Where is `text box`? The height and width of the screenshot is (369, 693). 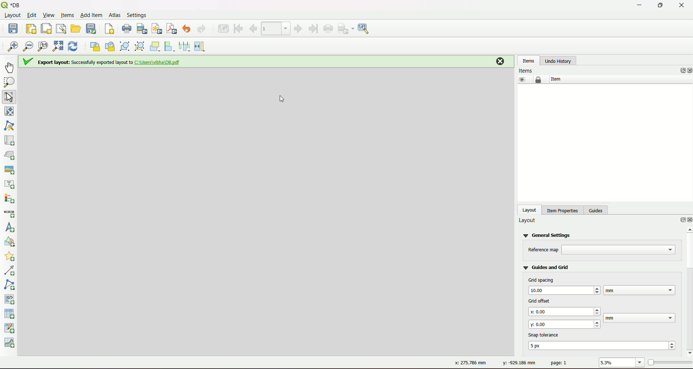 text box is located at coordinates (565, 324).